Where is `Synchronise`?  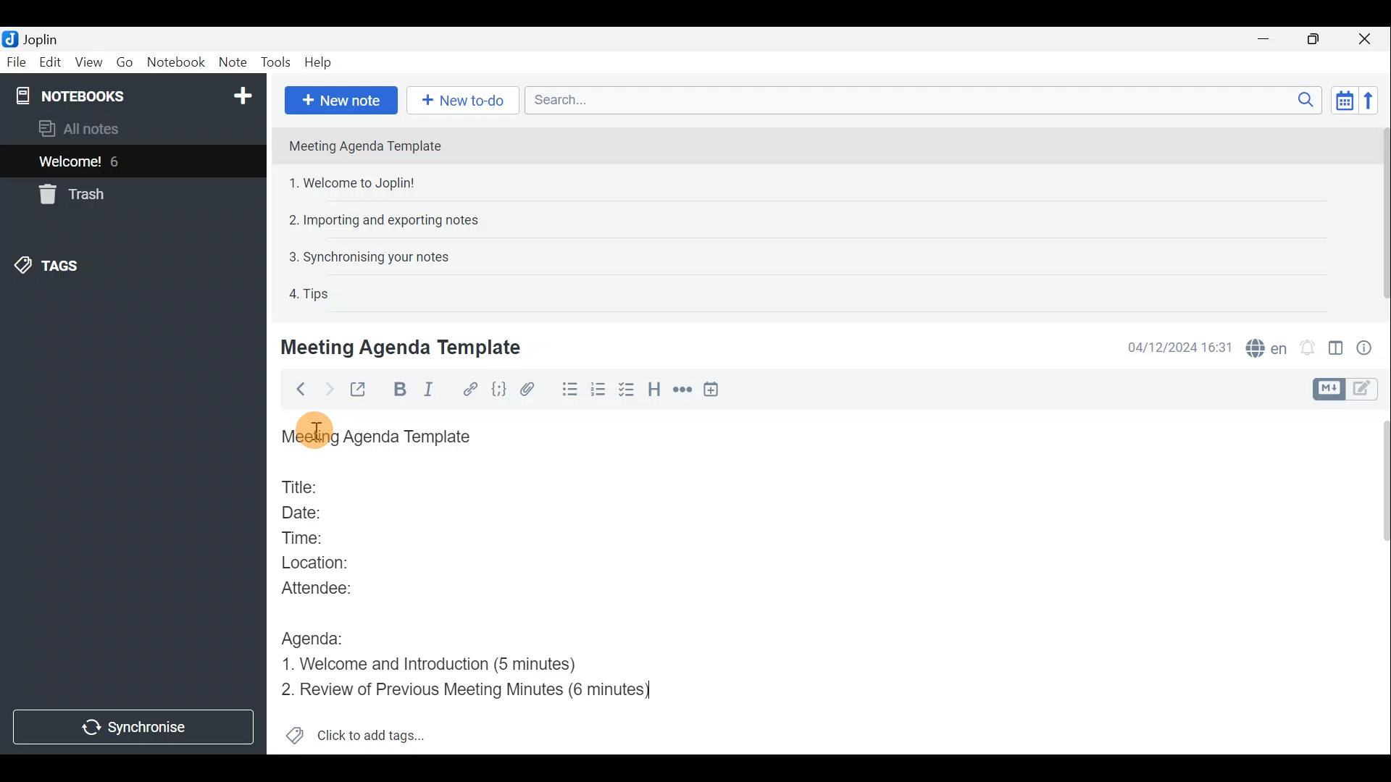 Synchronise is located at coordinates (134, 726).